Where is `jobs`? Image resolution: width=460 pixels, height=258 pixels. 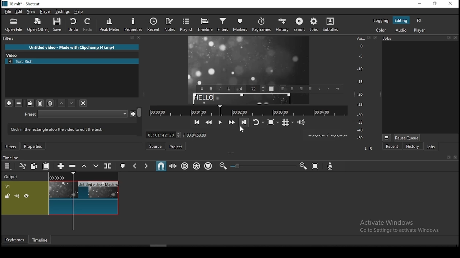 jobs is located at coordinates (314, 25).